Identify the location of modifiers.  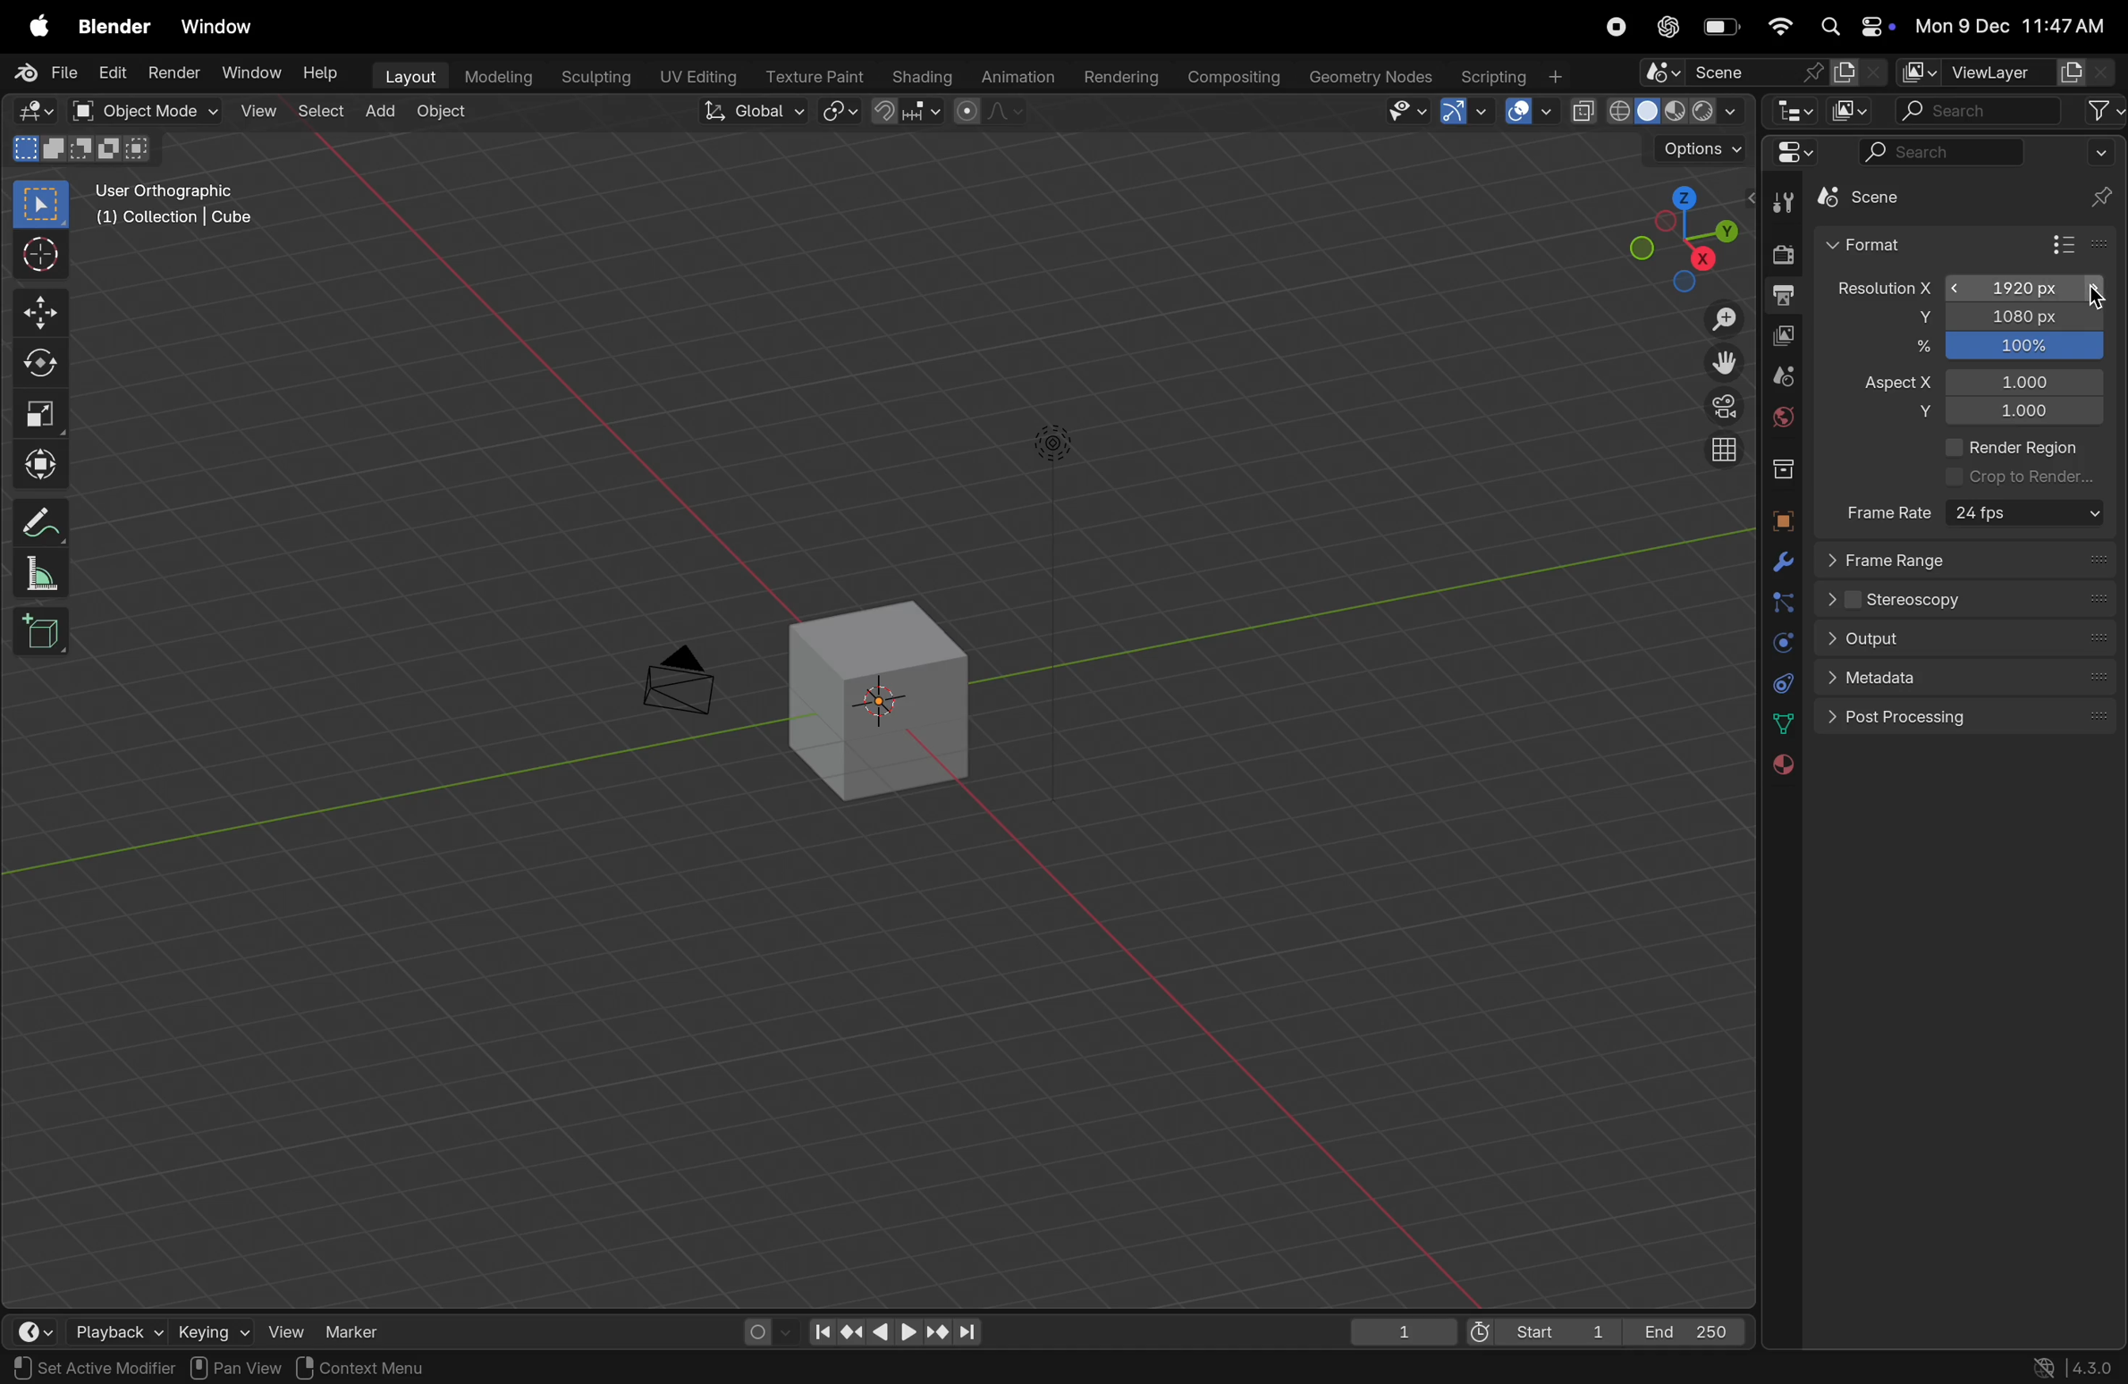
(1780, 561).